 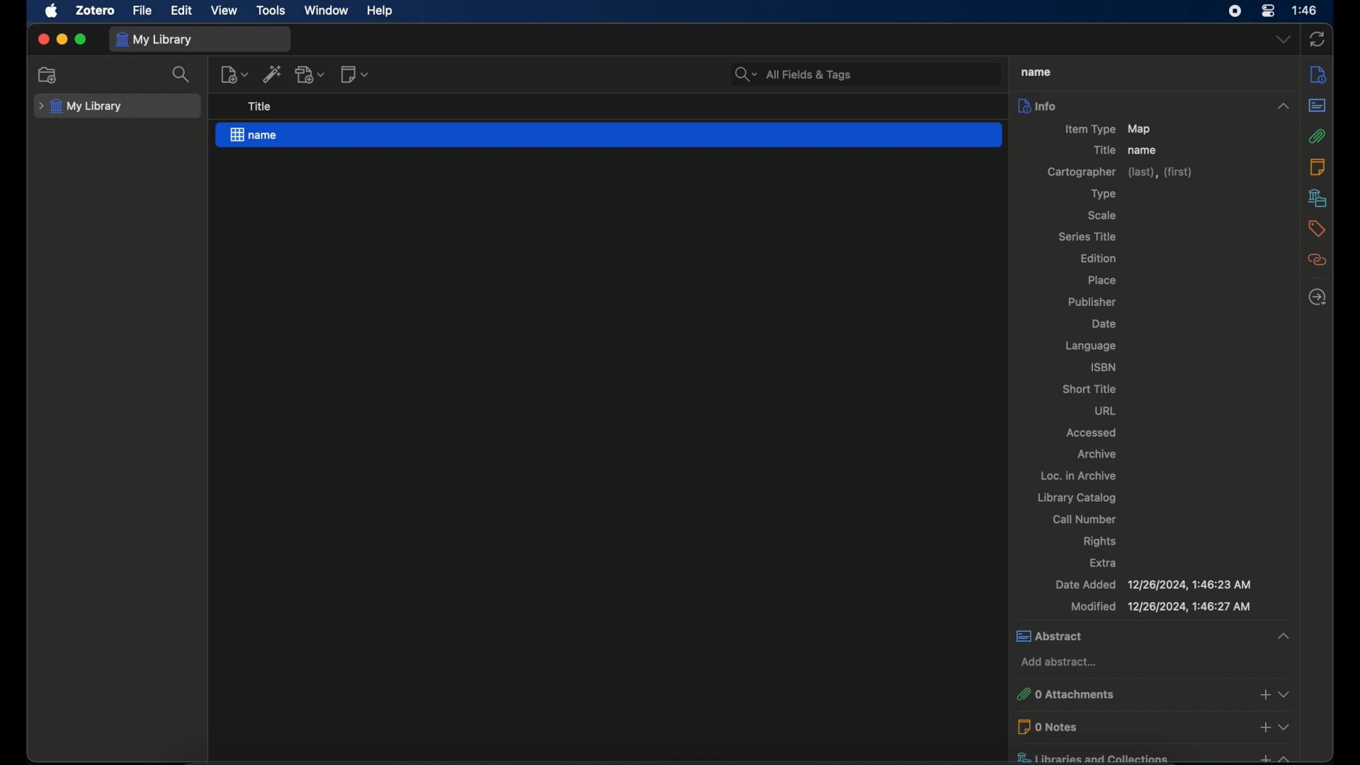 What do you see at coordinates (1100, 541) in the screenshot?
I see `rights` at bounding box center [1100, 541].